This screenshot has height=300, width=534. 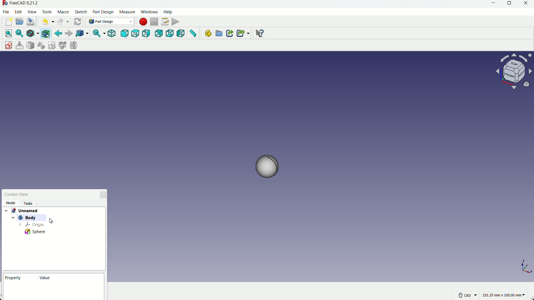 I want to click on save file, so click(x=31, y=21).